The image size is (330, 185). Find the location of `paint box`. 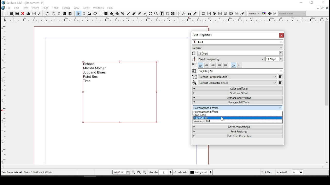

paint box is located at coordinates (92, 77).